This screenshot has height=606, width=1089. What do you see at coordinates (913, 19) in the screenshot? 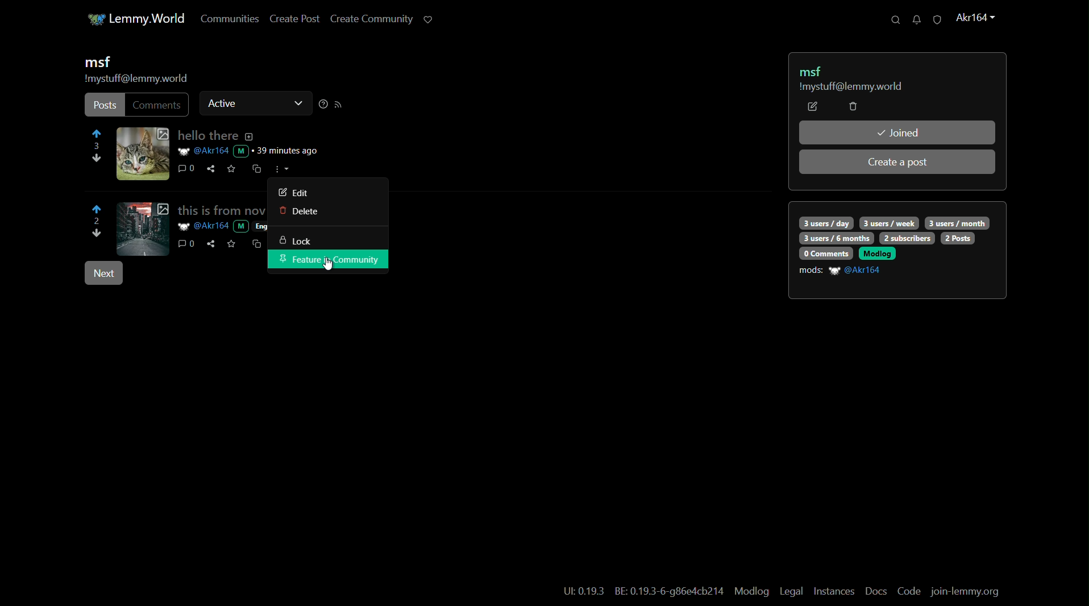
I see `unread messages` at bounding box center [913, 19].